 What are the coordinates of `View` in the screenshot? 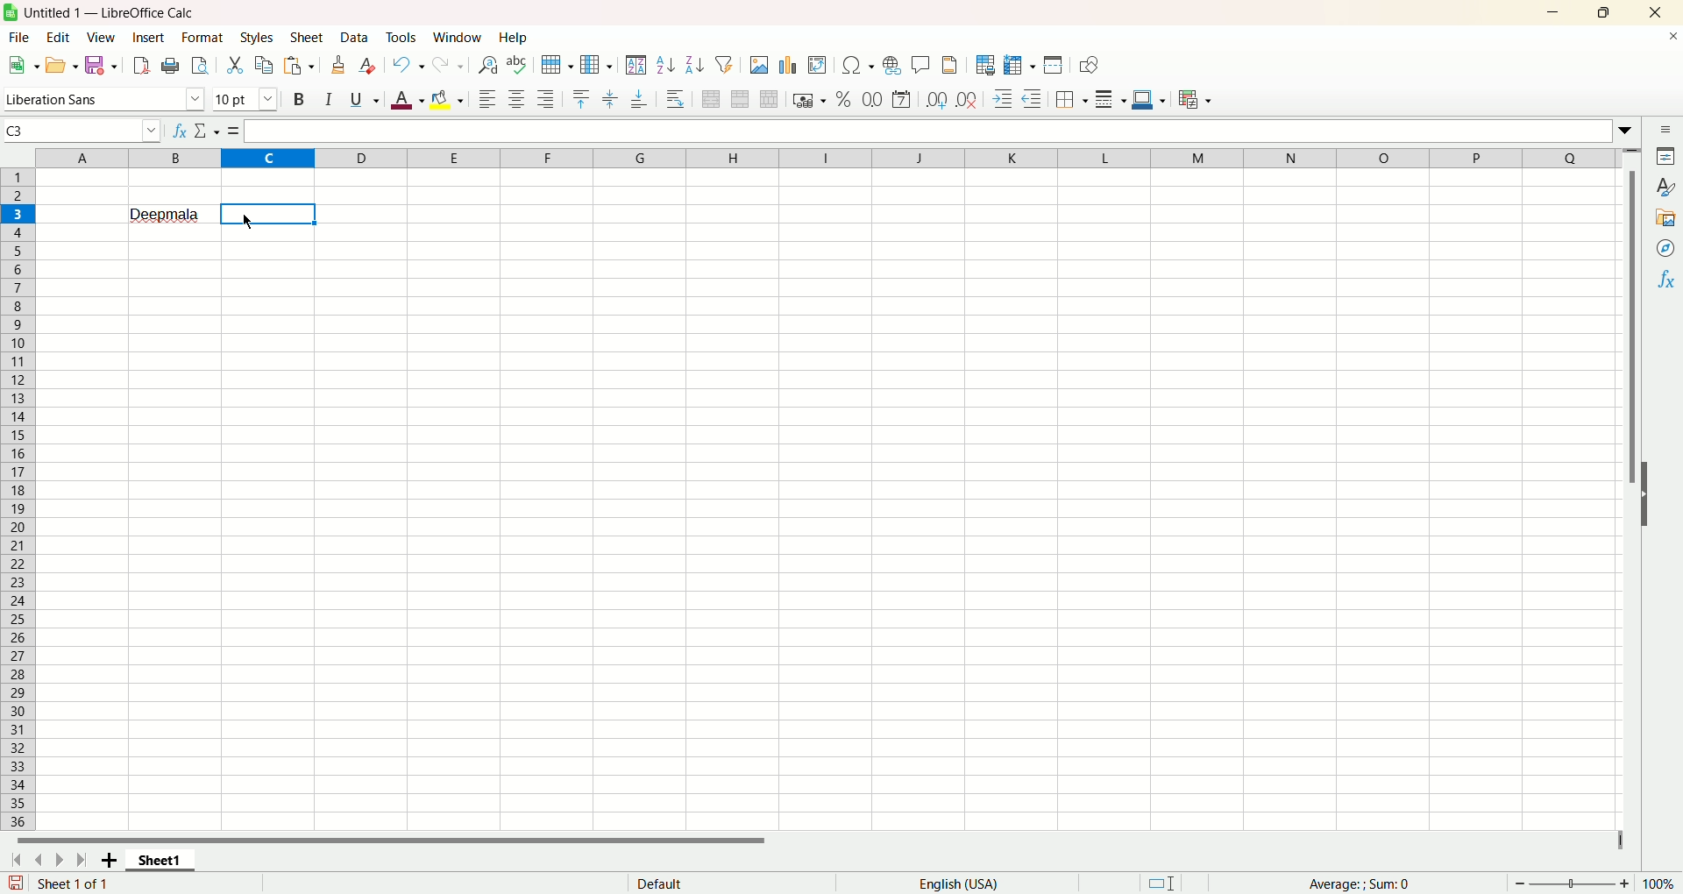 It's located at (103, 39).